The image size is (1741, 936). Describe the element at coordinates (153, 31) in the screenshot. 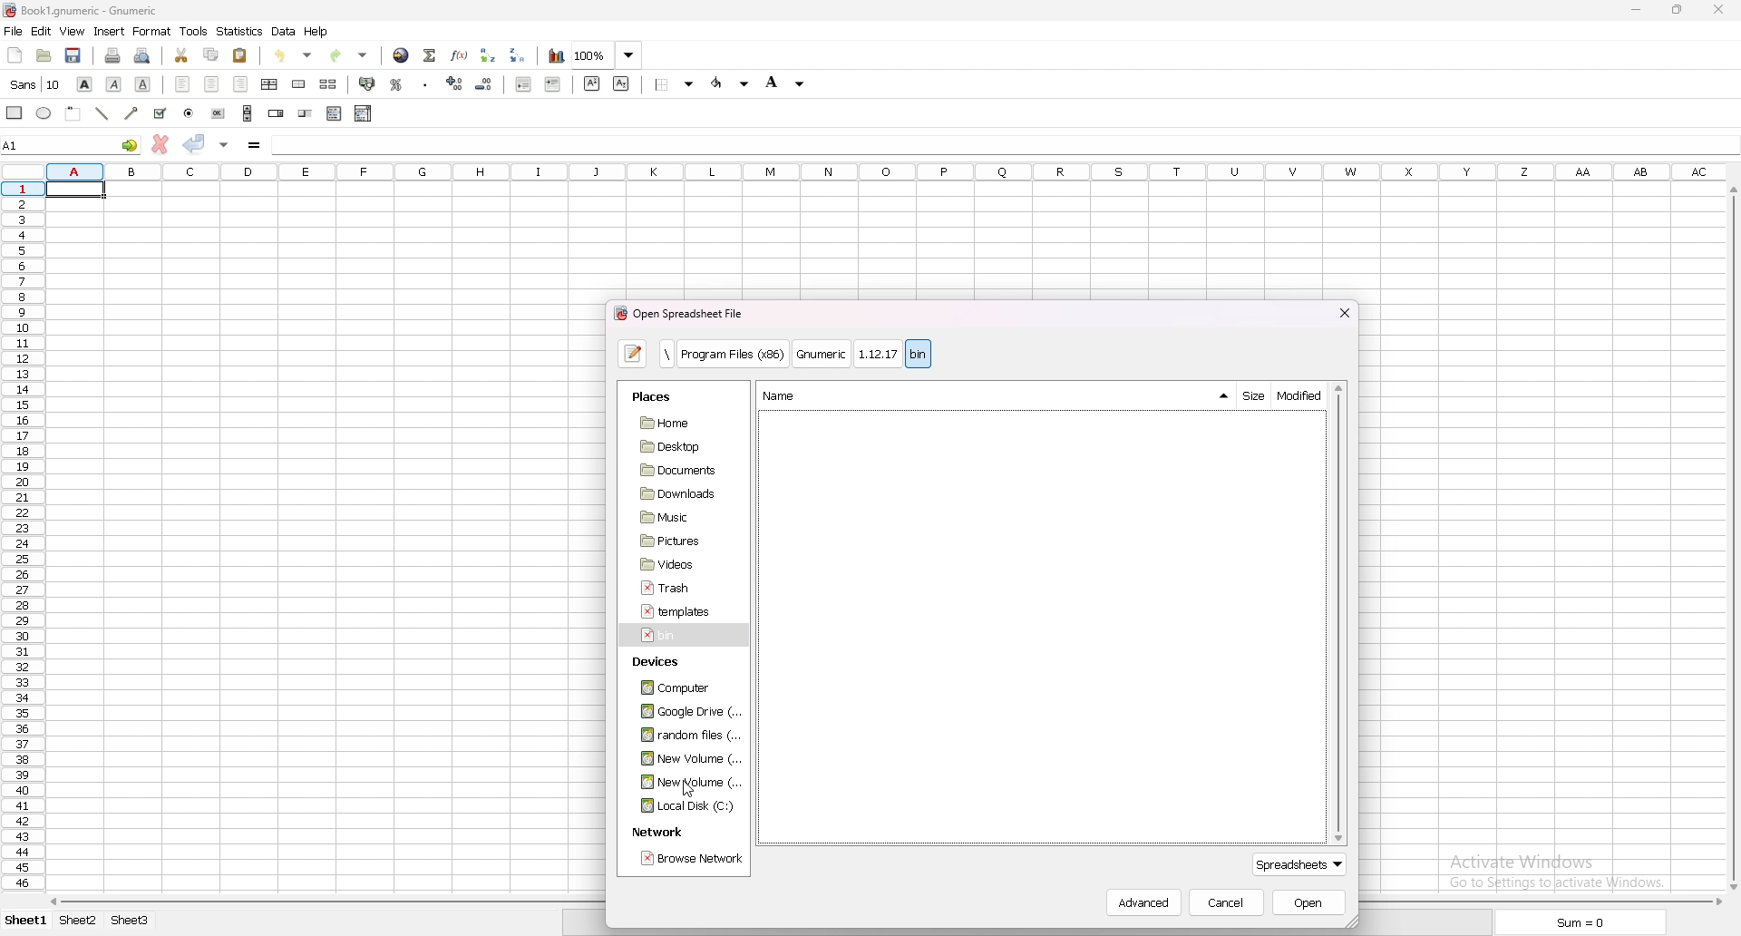

I see `format` at that location.